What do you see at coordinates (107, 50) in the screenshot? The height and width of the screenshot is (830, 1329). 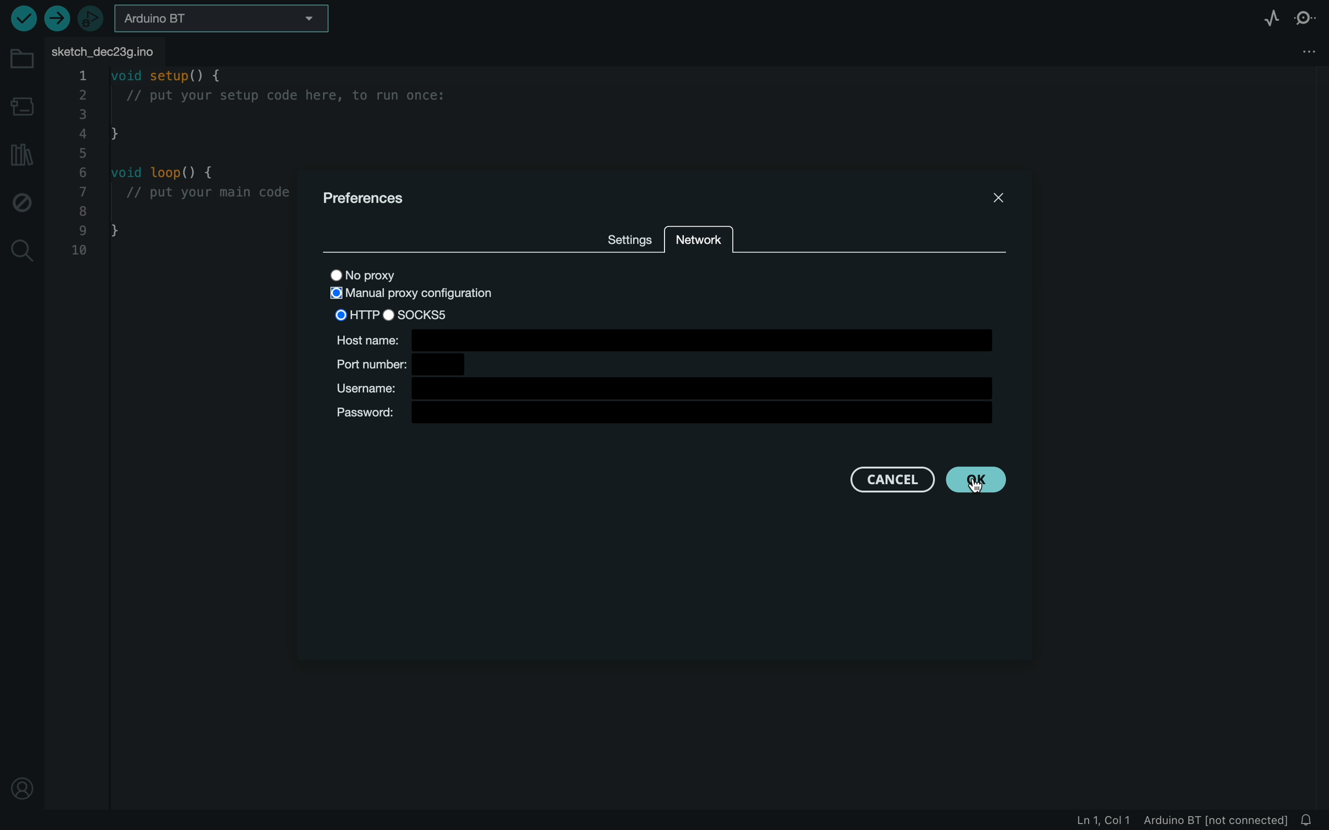 I see `file tab` at bounding box center [107, 50].